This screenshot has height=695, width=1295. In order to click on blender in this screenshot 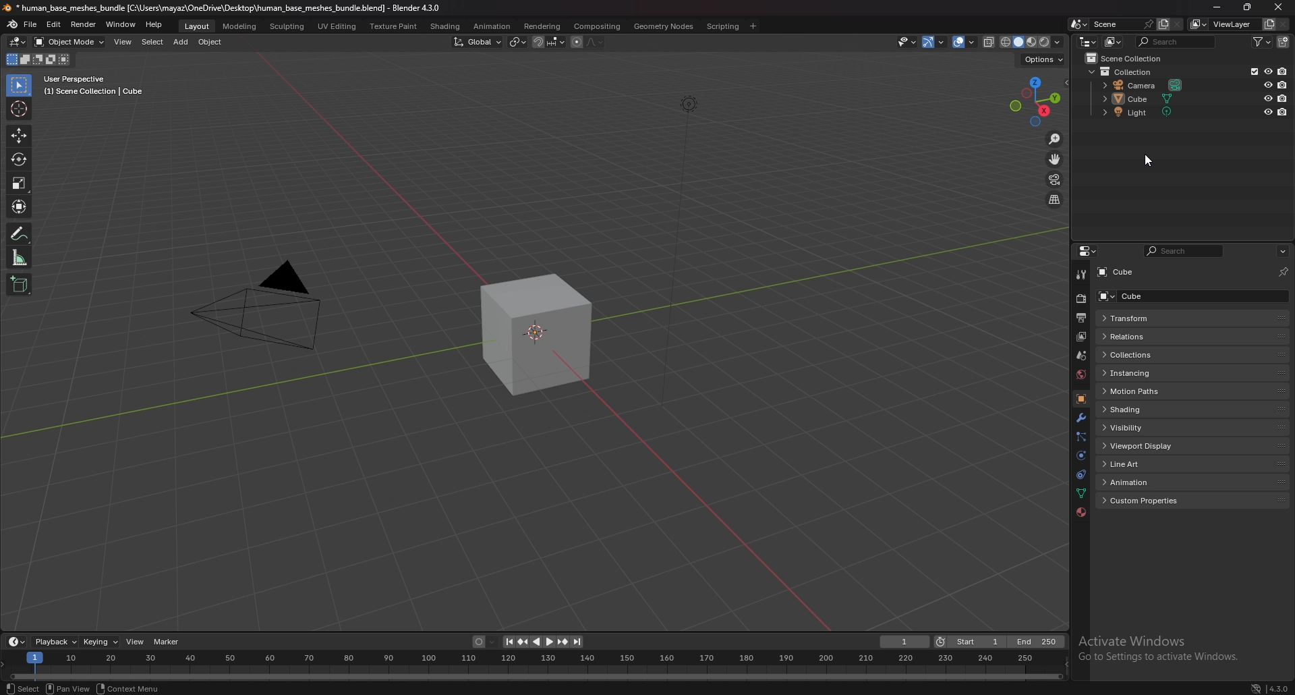, I will do `click(13, 24)`.